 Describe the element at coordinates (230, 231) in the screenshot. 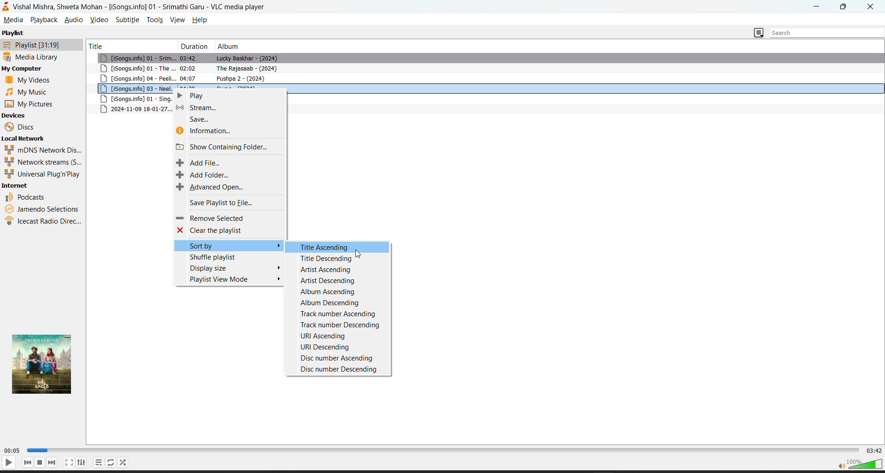

I see `clear the playlist` at that location.